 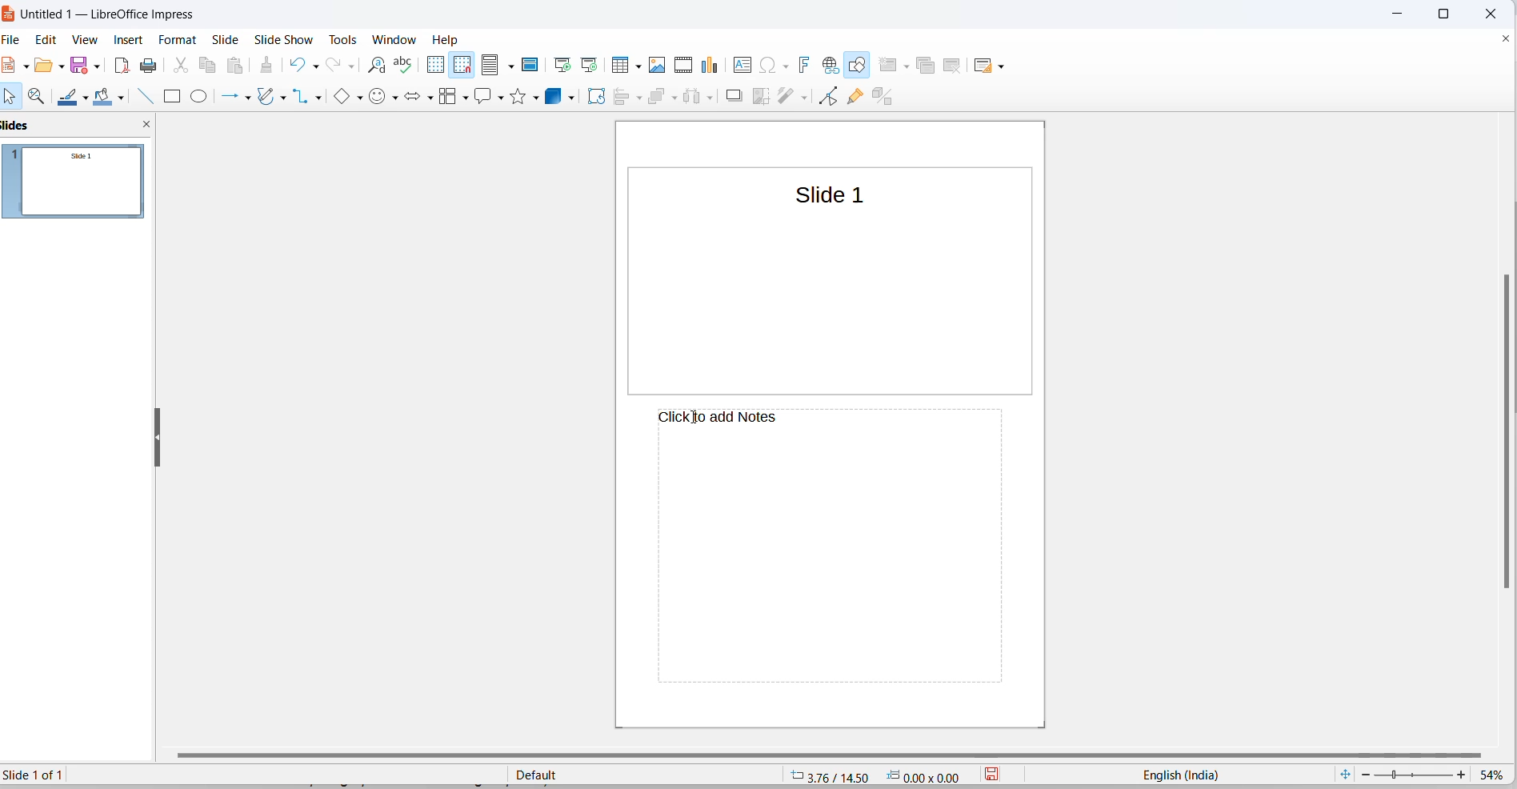 I want to click on distribute object, so click(x=690, y=98).